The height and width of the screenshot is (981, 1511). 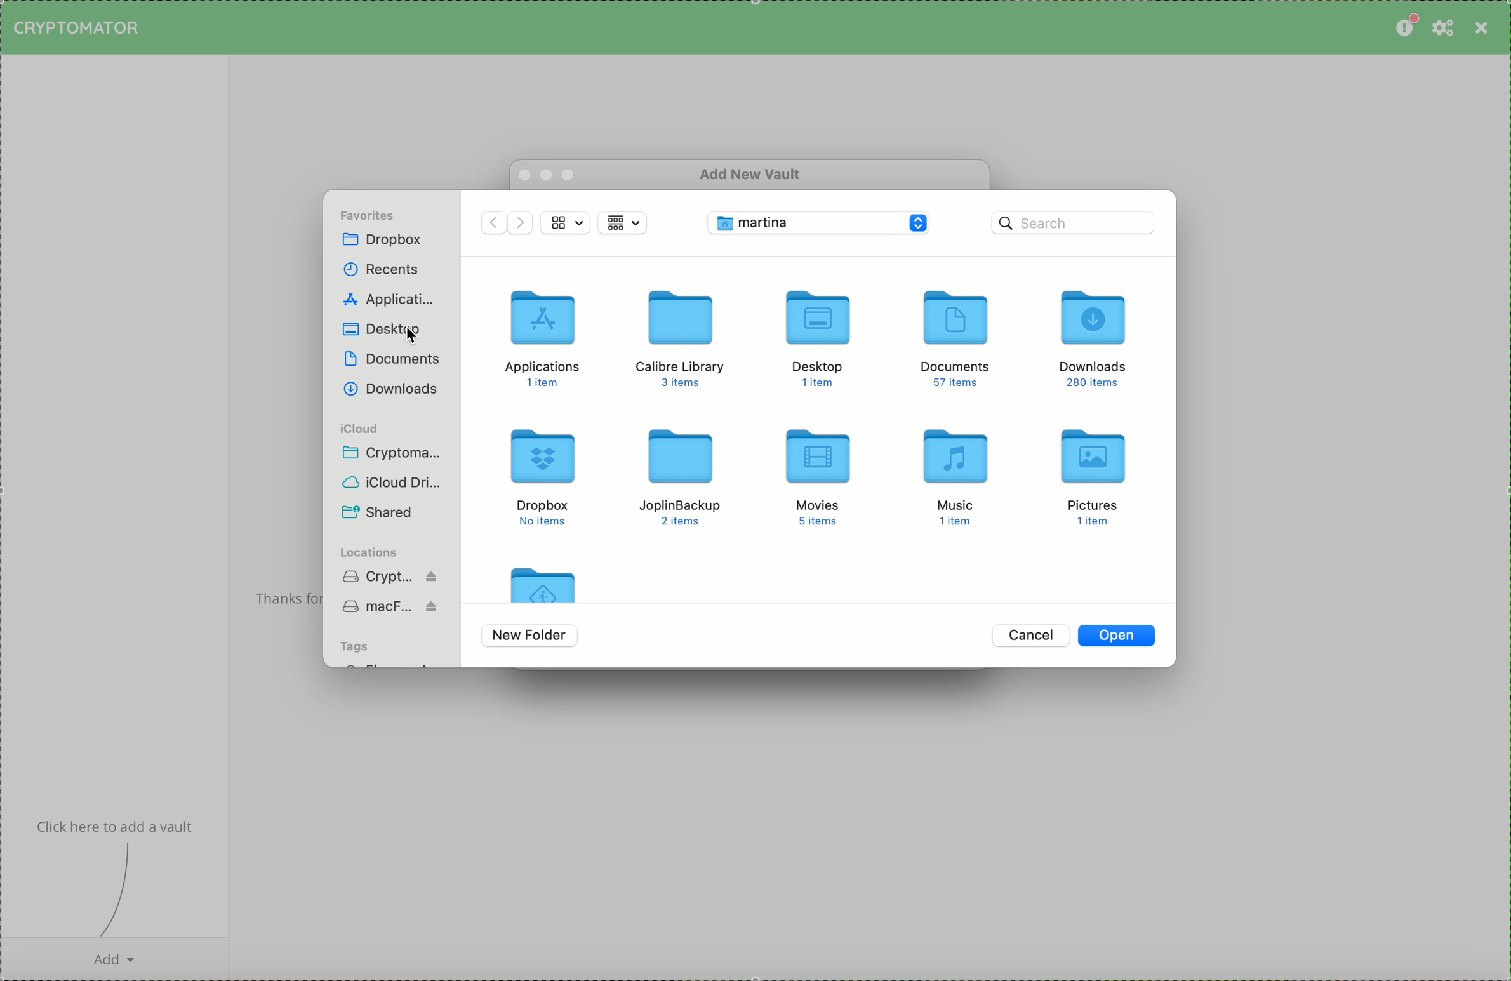 What do you see at coordinates (414, 338) in the screenshot?
I see `mouse pointer` at bounding box center [414, 338].